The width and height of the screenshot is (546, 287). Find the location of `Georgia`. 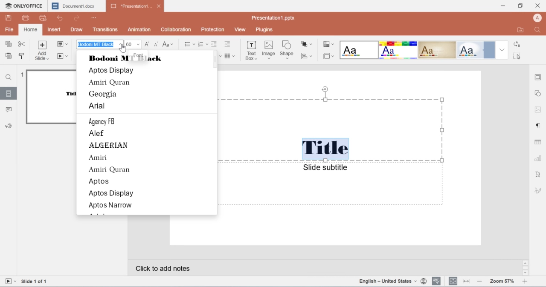

Georgia is located at coordinates (104, 95).